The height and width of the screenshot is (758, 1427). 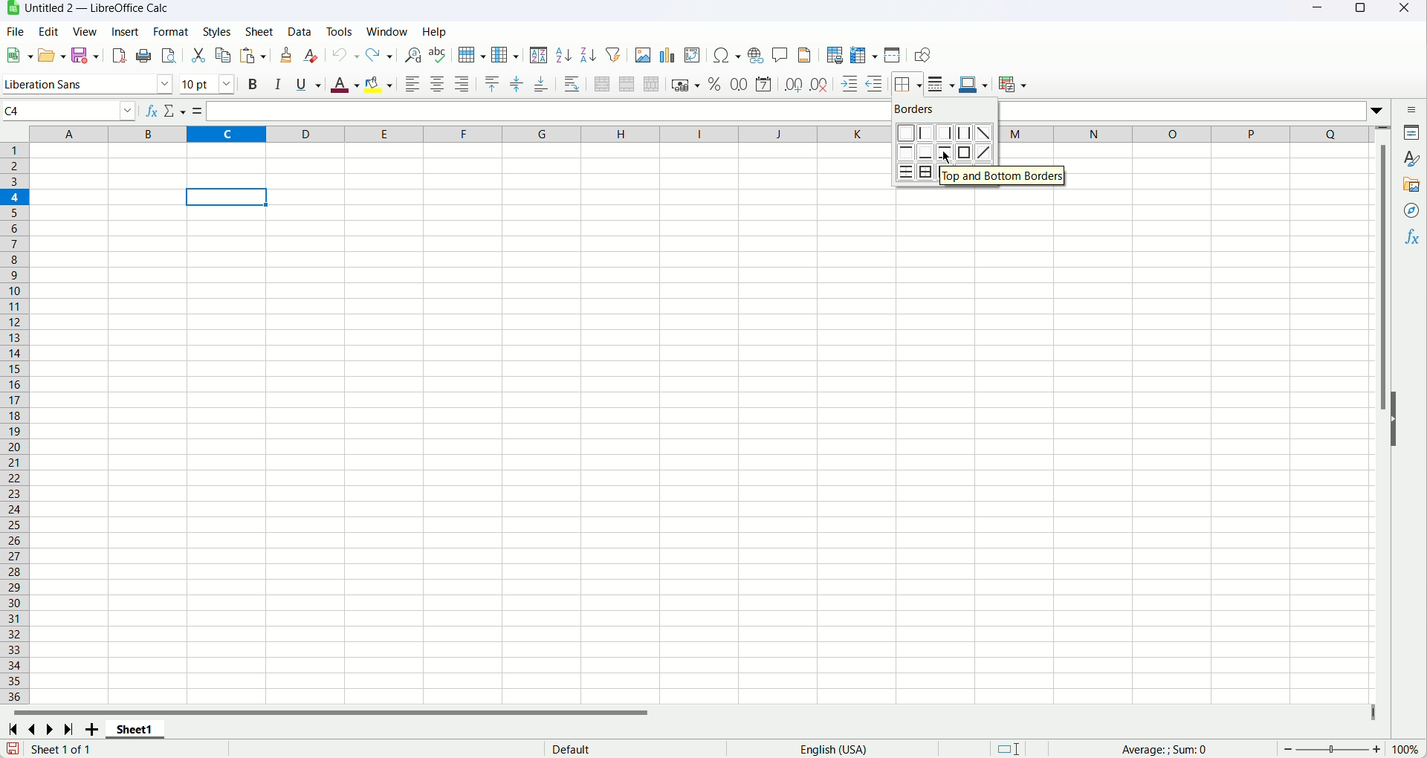 I want to click on Bottom border, so click(x=926, y=151).